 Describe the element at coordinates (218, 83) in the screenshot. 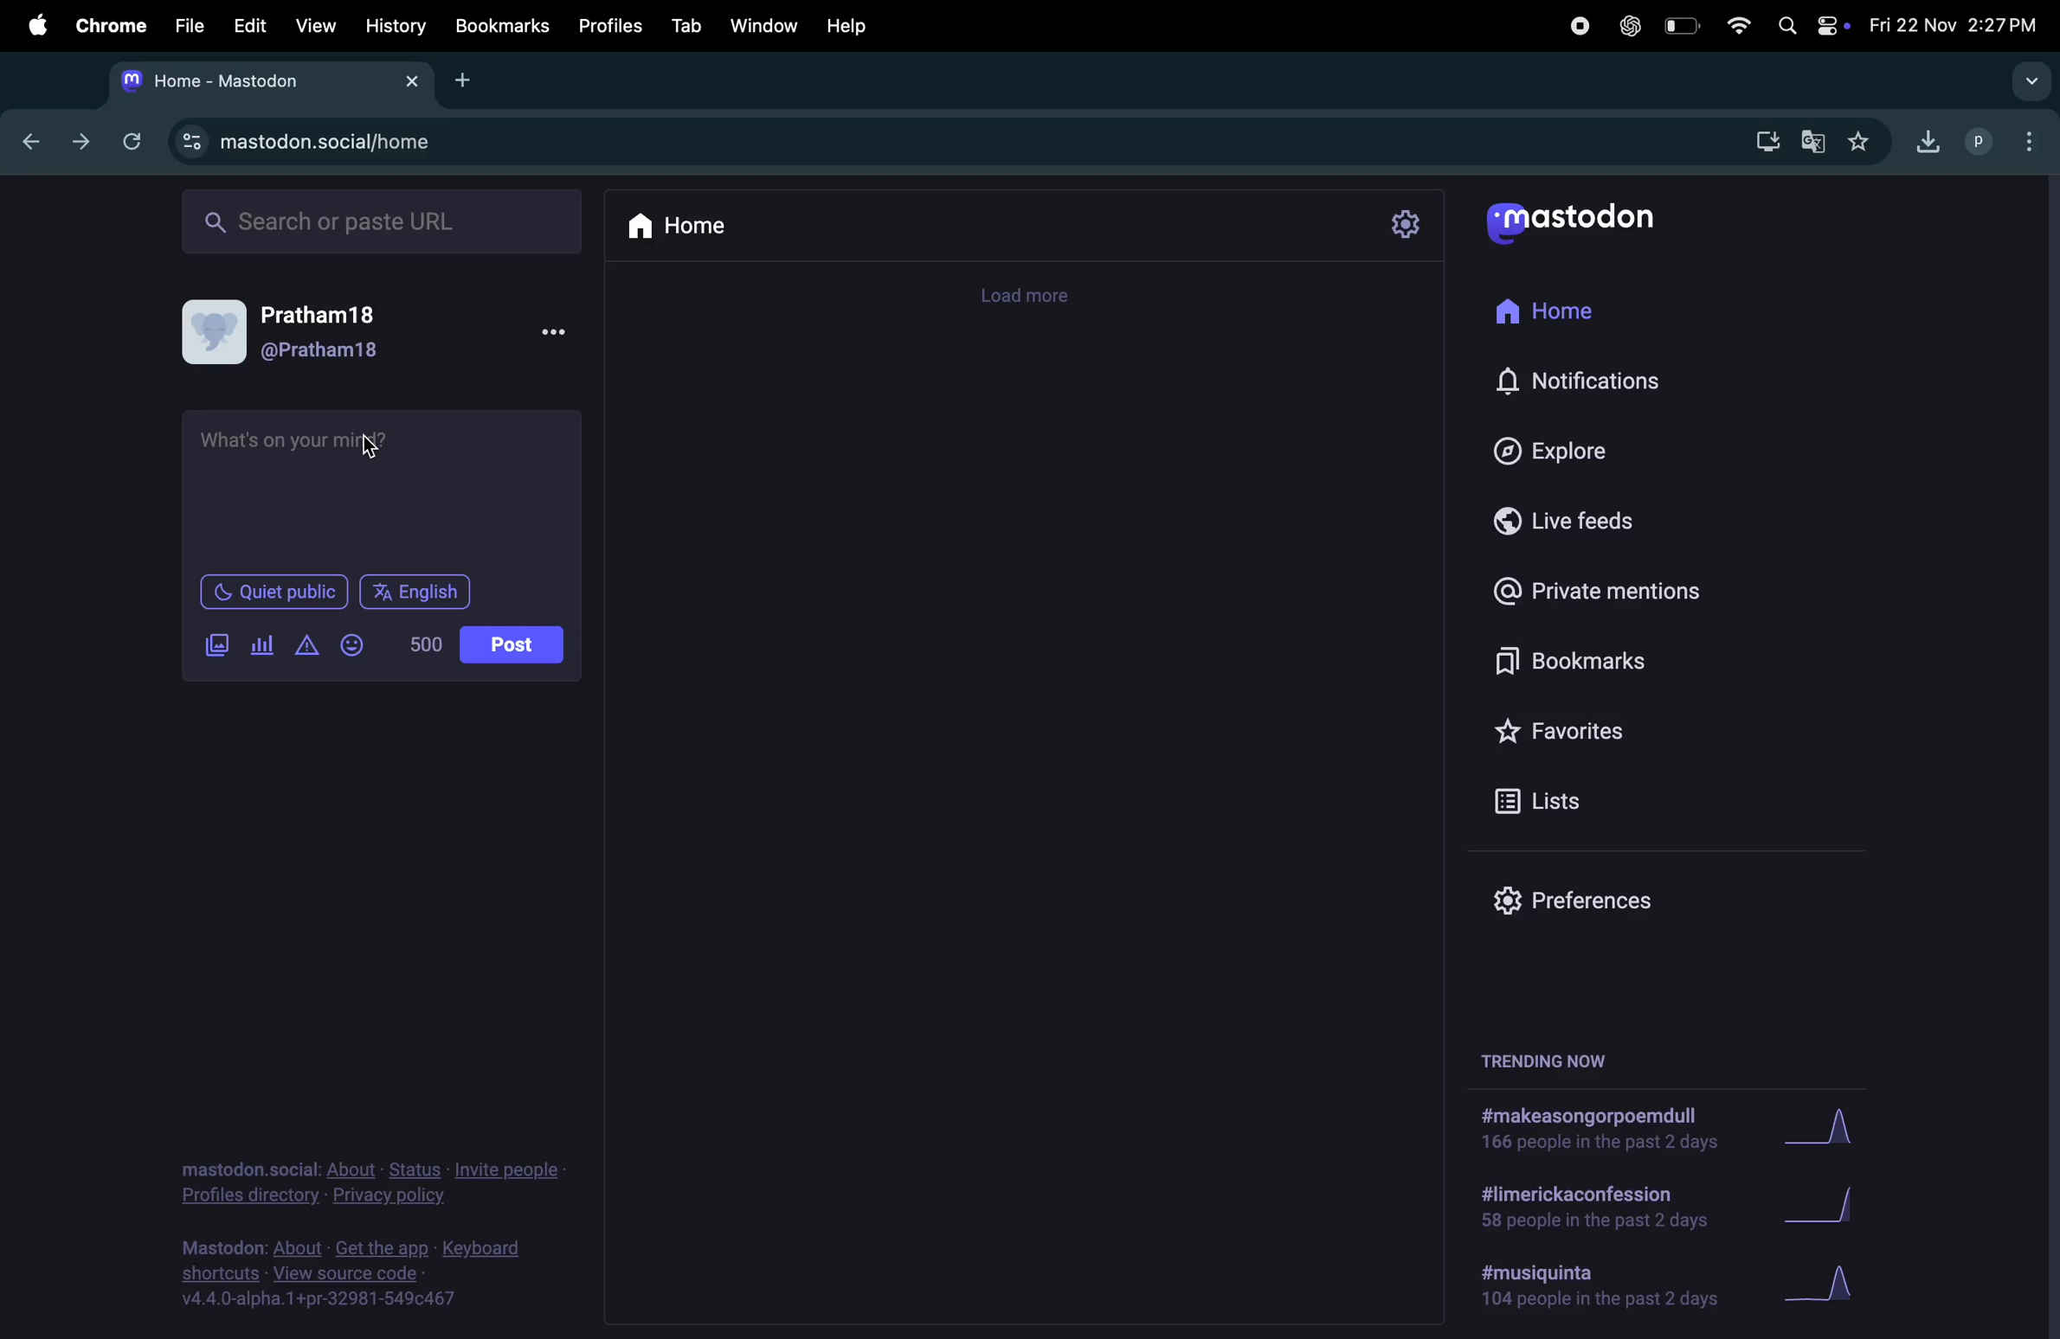

I see `tab` at that location.